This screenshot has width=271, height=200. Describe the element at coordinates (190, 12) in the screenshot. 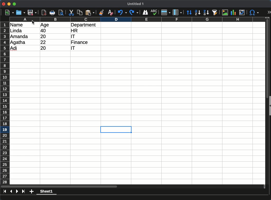

I see `sort` at that location.